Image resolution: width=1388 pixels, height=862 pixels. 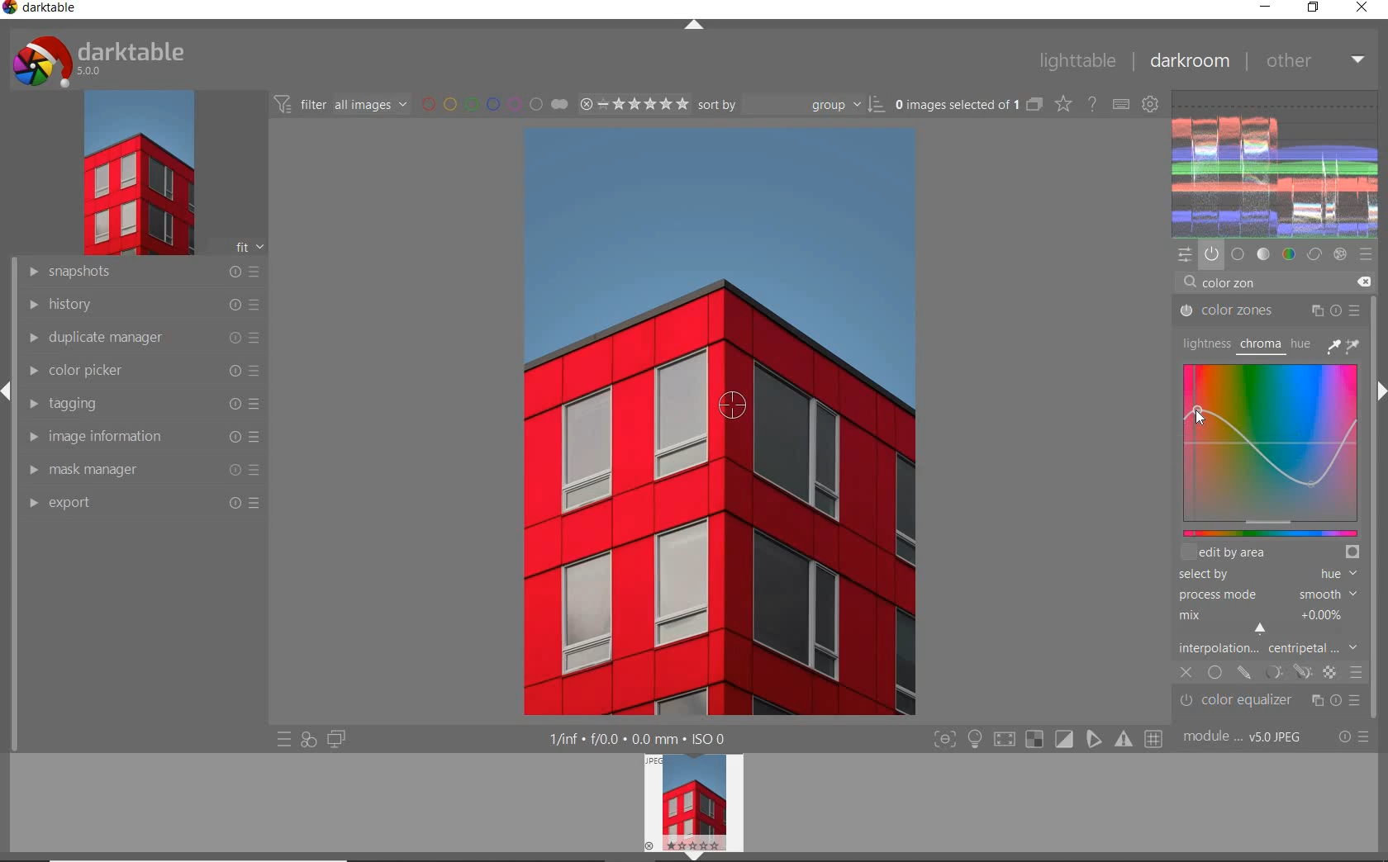 I want to click on tagging, so click(x=140, y=405).